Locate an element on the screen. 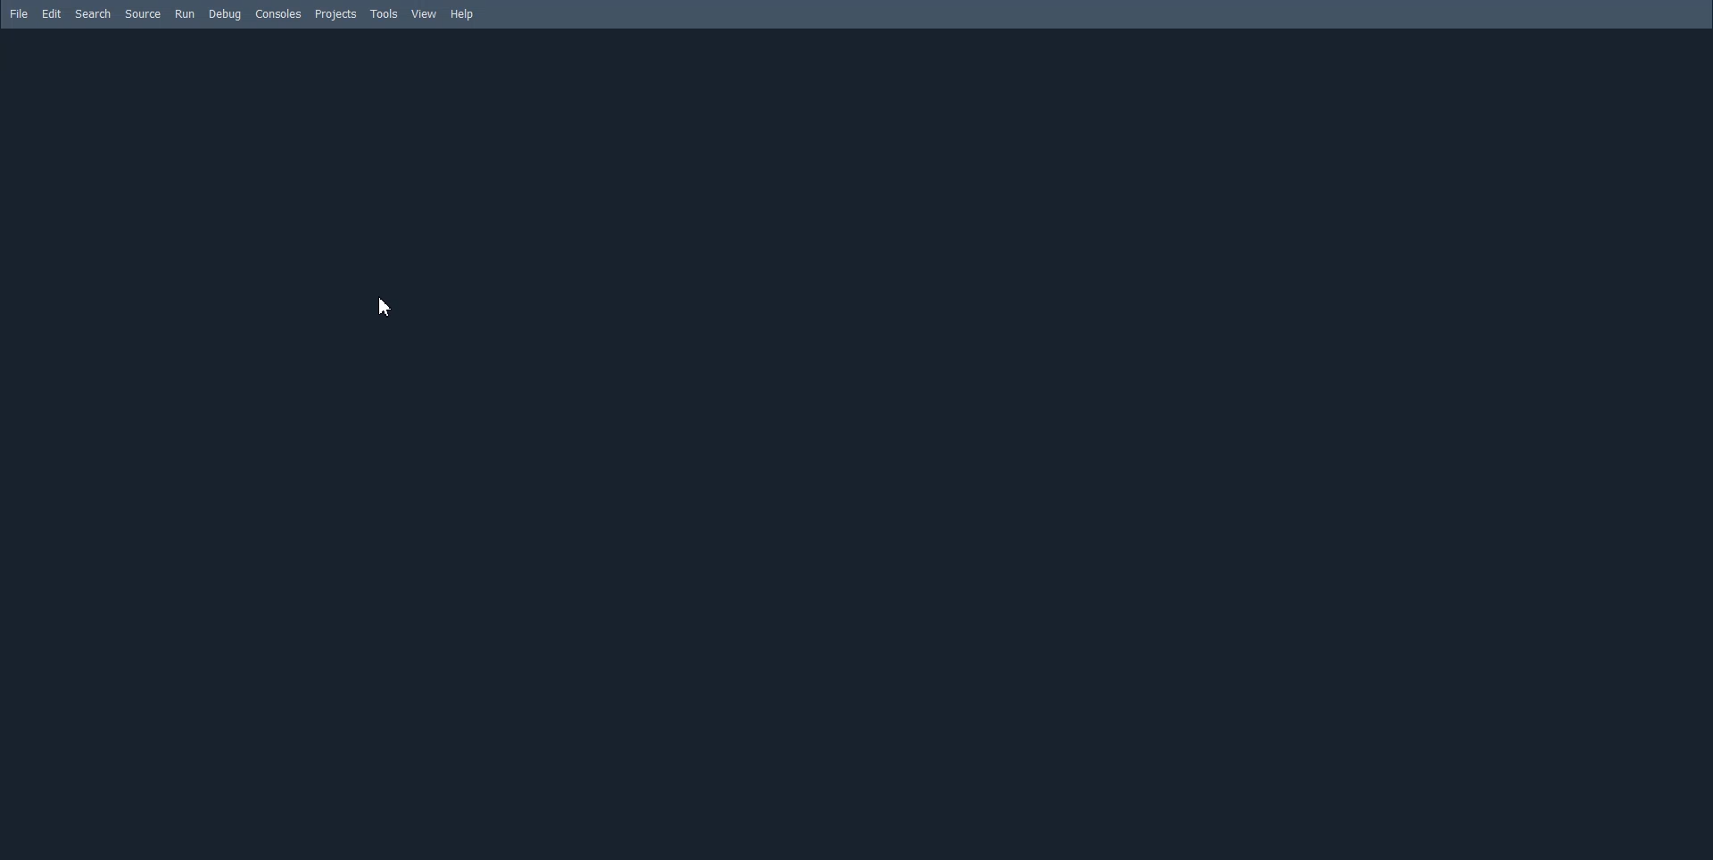 The height and width of the screenshot is (860, 1713). Tools is located at coordinates (382, 13).